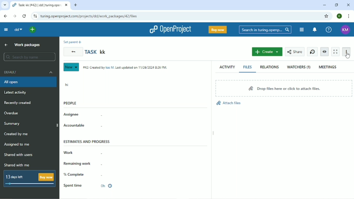 This screenshot has width=354, height=199. What do you see at coordinates (17, 134) in the screenshot?
I see `Created by me` at bounding box center [17, 134].